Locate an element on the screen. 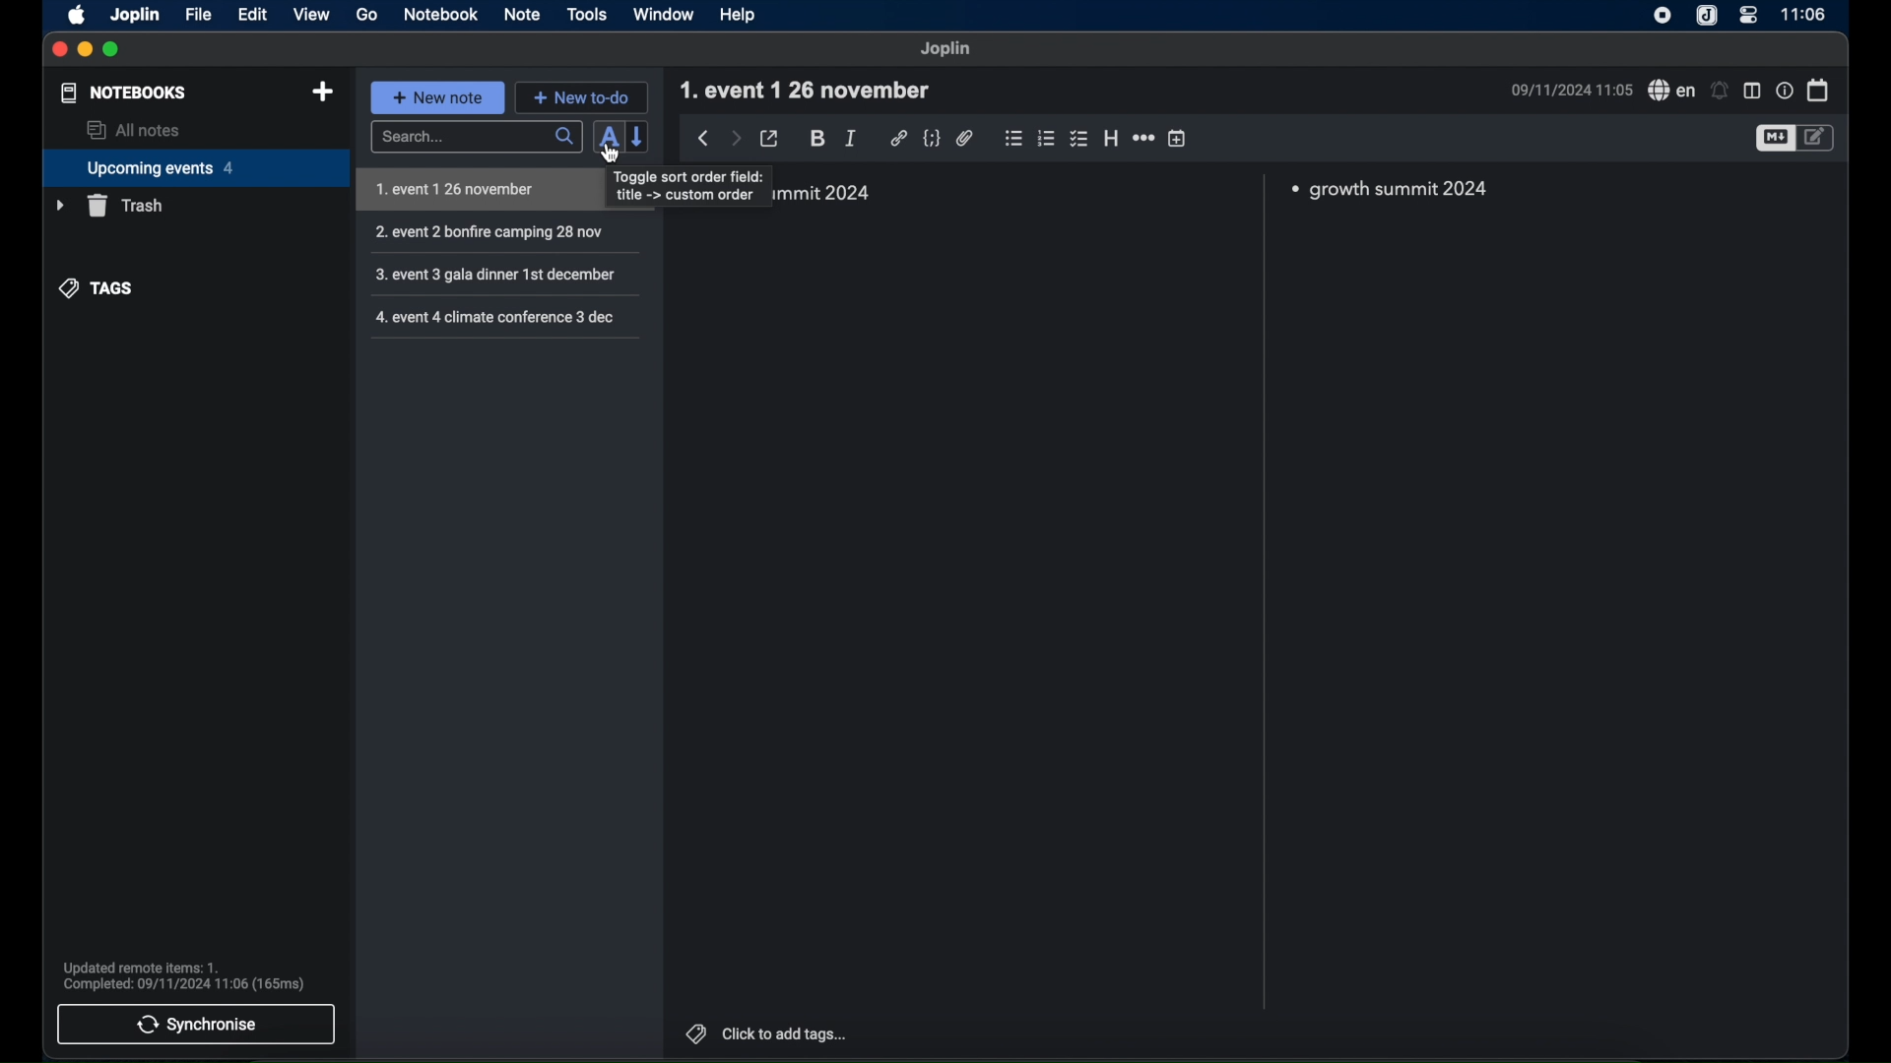 This screenshot has width=1891, height=1063. horizontal rule is located at coordinates (1143, 138).